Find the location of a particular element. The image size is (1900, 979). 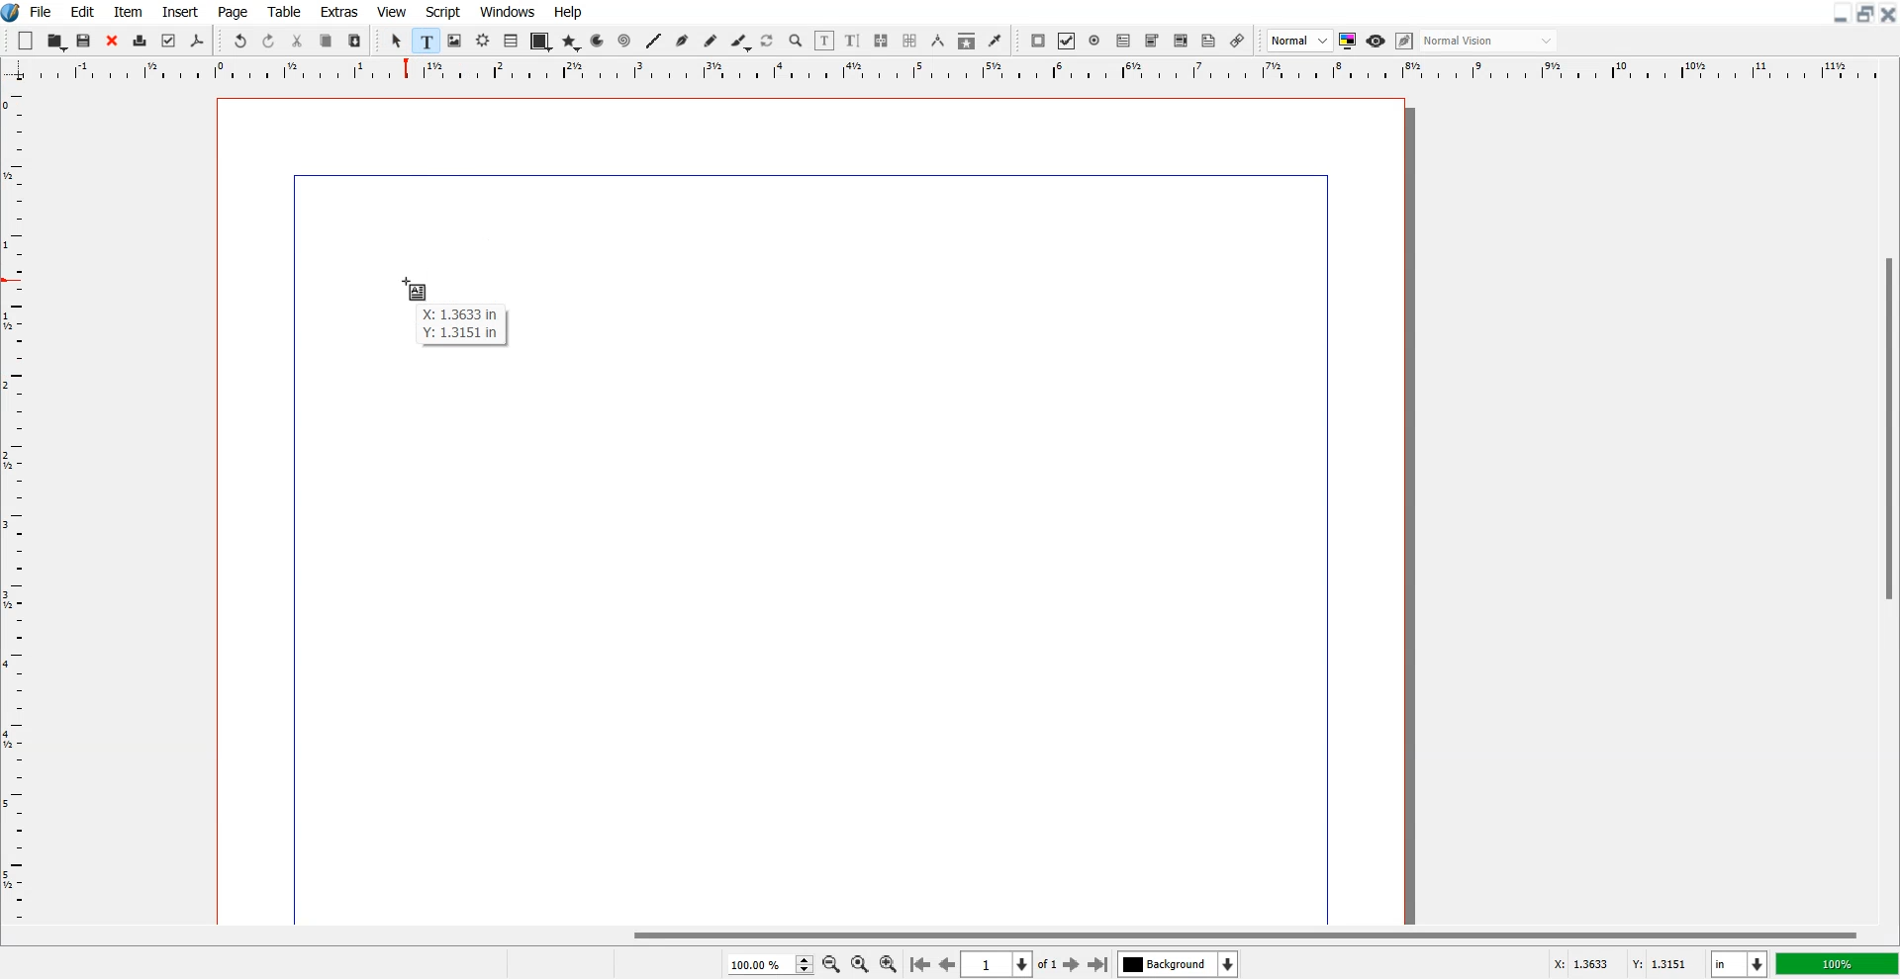

File is located at coordinates (43, 11).